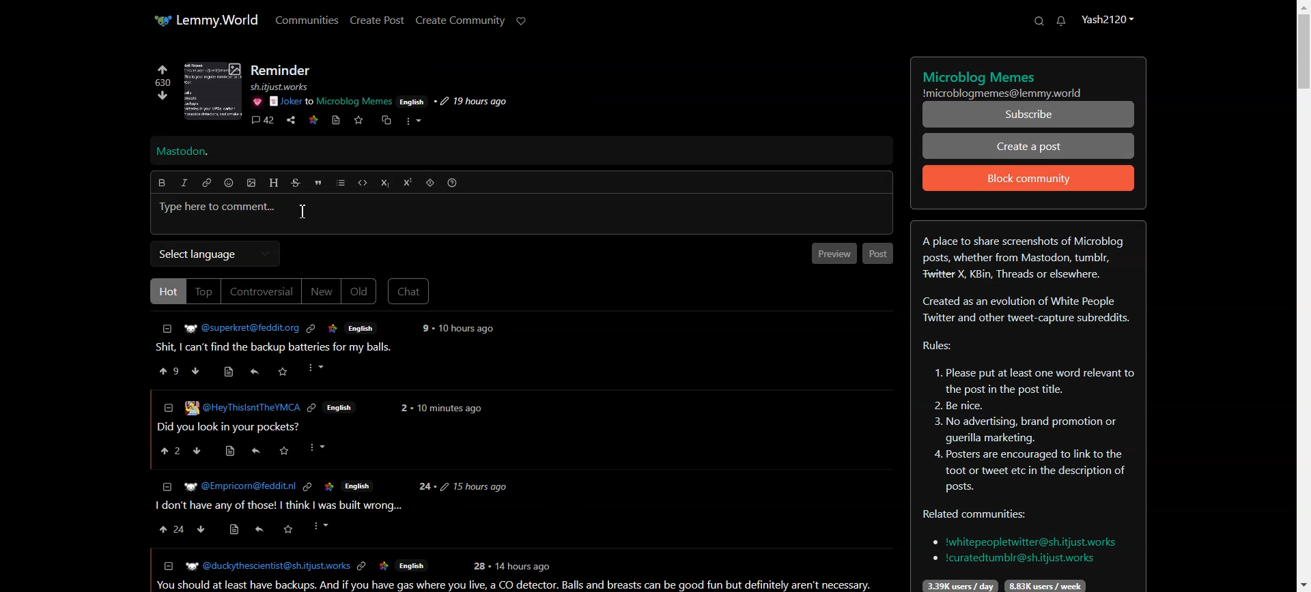 This screenshot has height=592, width=1311. Describe the element at coordinates (452, 183) in the screenshot. I see `Formatting help` at that location.